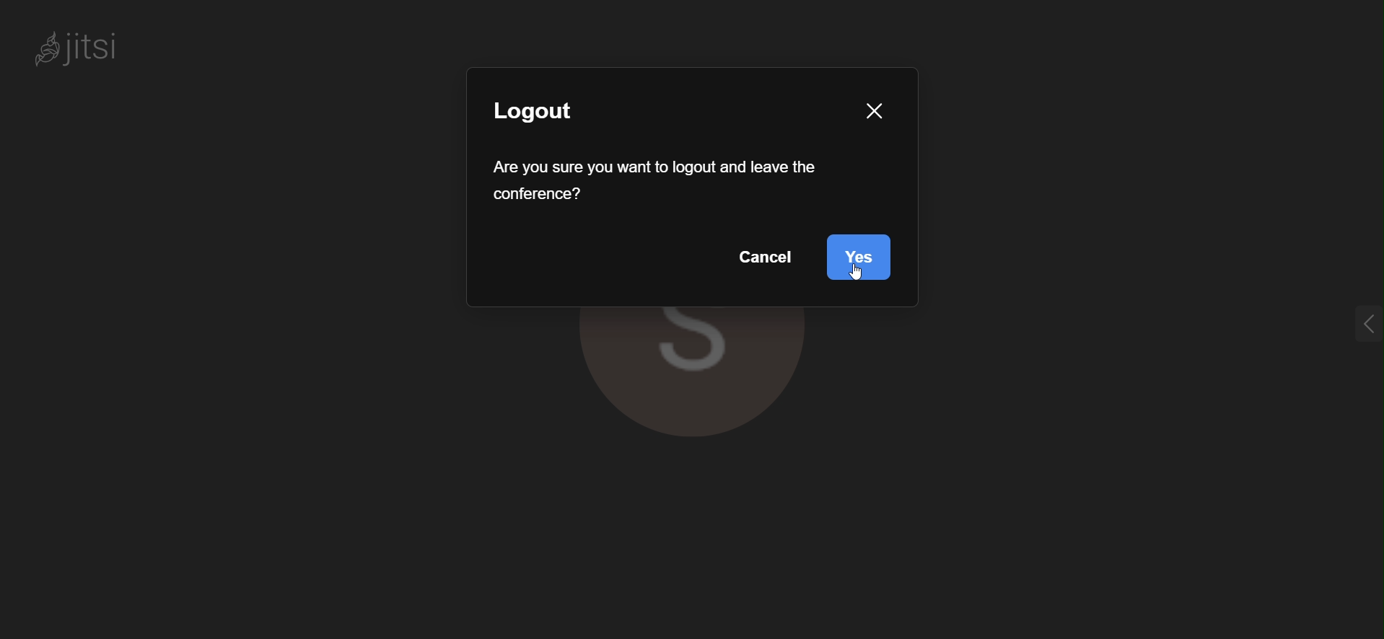  What do you see at coordinates (543, 113) in the screenshot?
I see `logout` at bounding box center [543, 113].